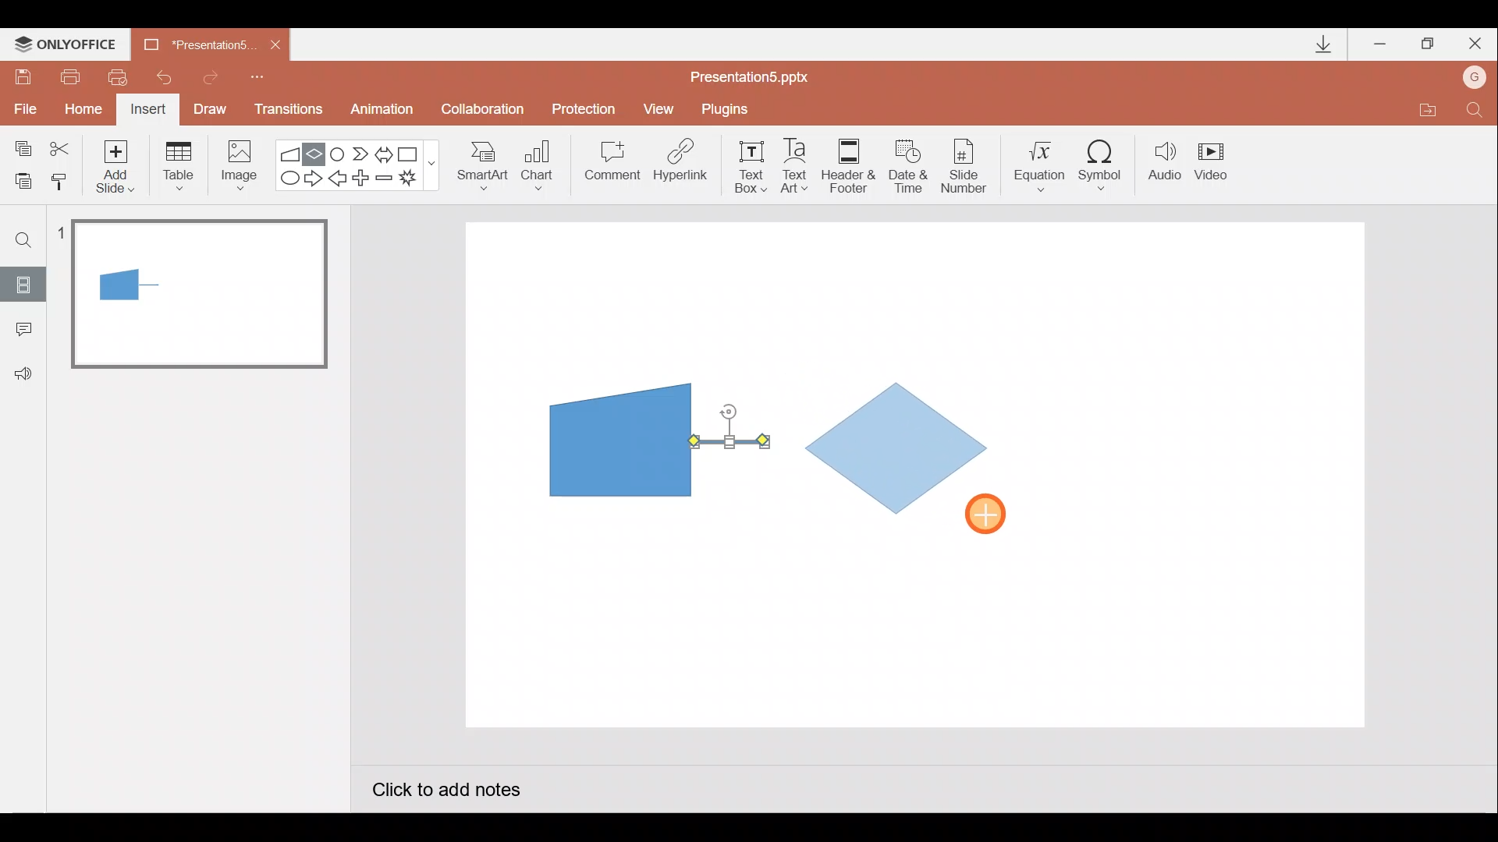 The width and height of the screenshot is (1498, 842). Describe the element at coordinates (275, 45) in the screenshot. I see `Close` at that location.